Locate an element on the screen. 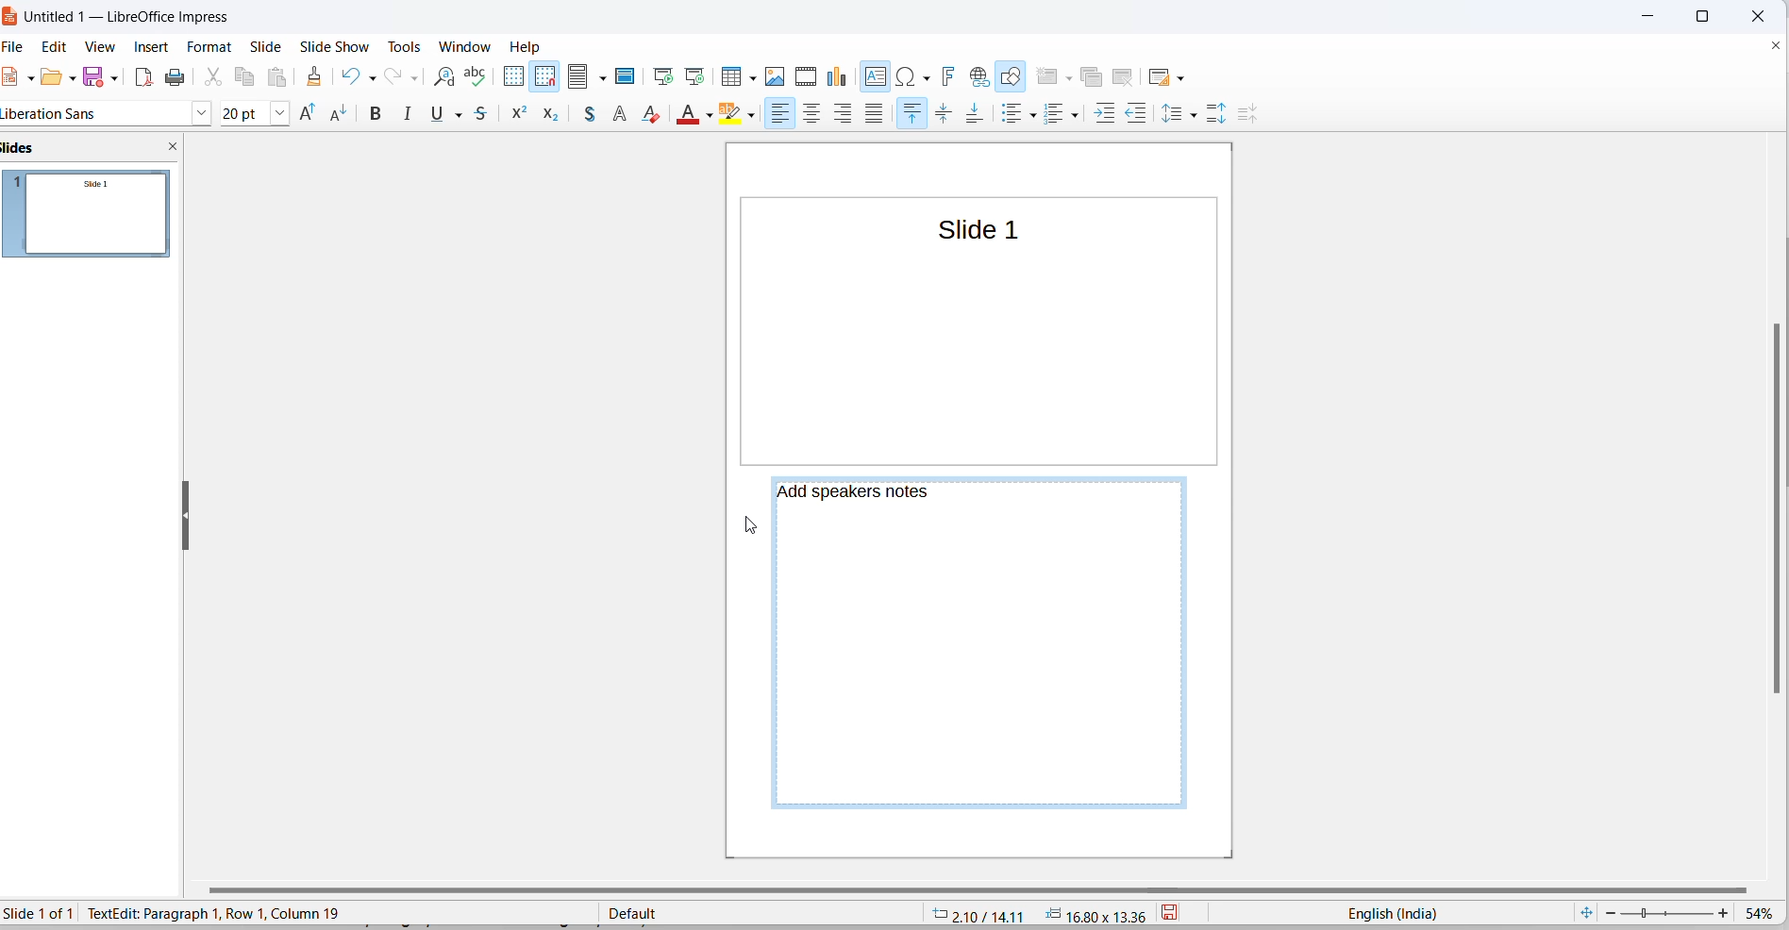  align is located at coordinates (732, 117).